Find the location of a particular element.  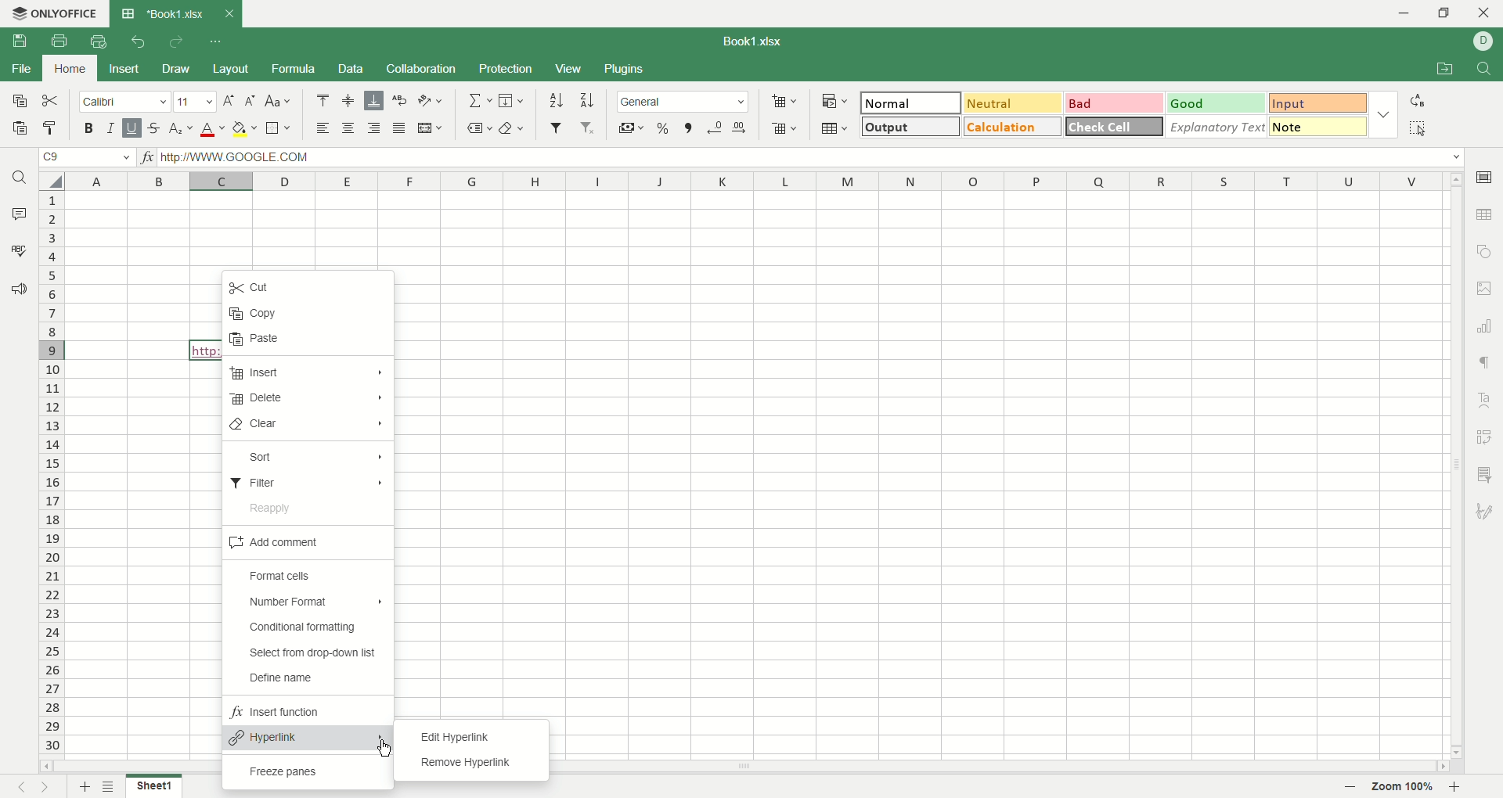

justified is located at coordinates (400, 128).